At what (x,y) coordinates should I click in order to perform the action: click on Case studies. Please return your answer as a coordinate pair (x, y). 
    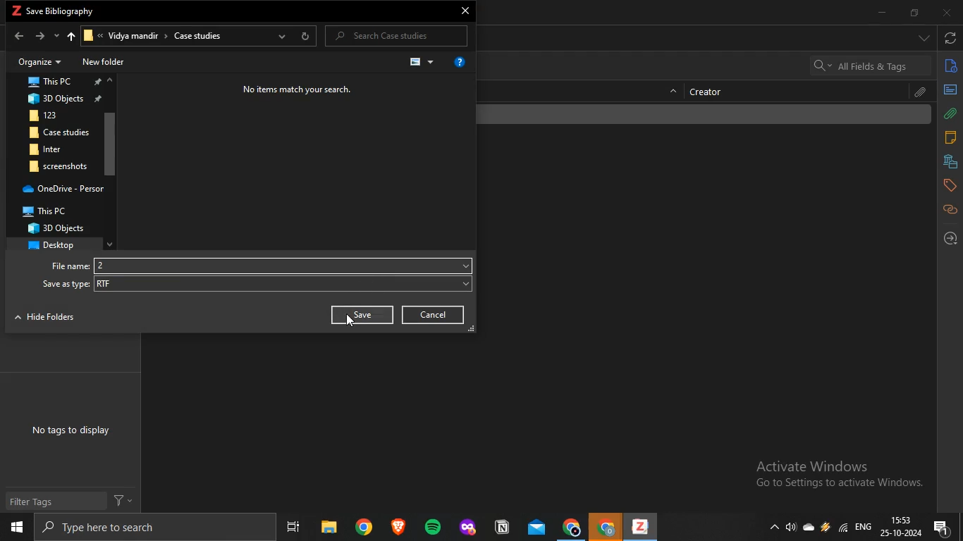
    Looking at the image, I should click on (62, 132).